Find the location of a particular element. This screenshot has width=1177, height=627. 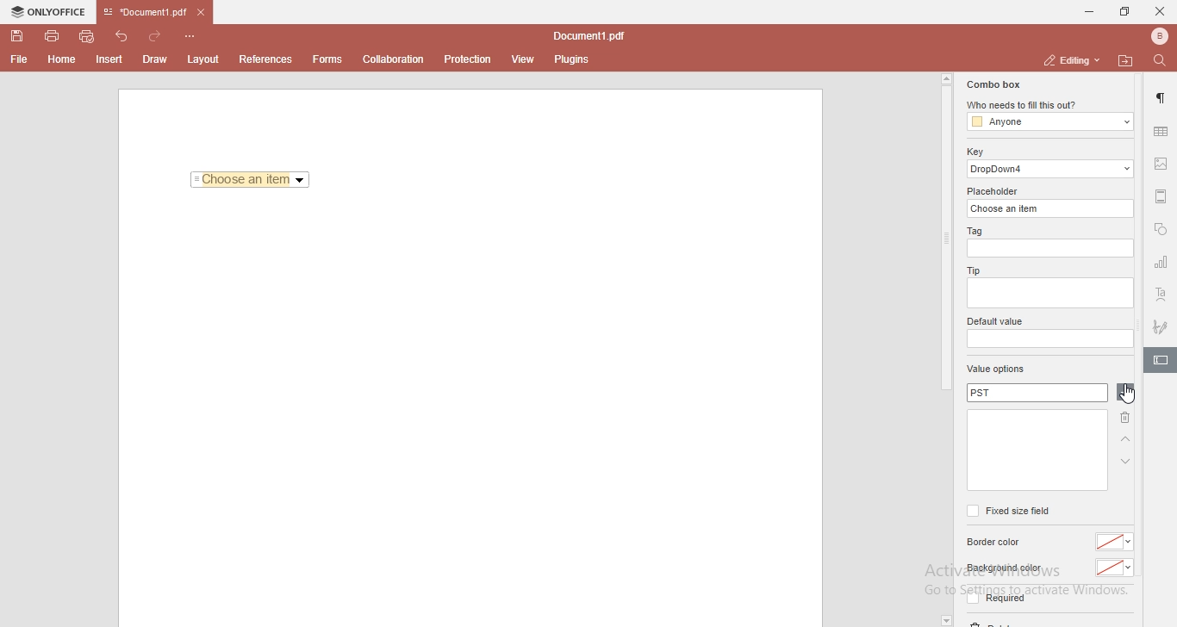

tip is located at coordinates (971, 270).